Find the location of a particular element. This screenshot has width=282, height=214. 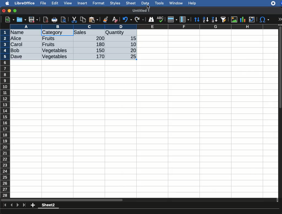

clone formatting is located at coordinates (106, 20).